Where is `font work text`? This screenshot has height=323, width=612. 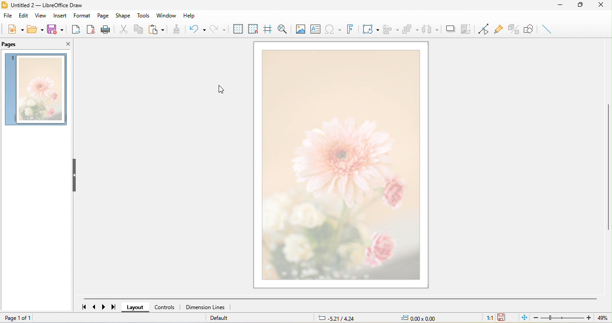
font work text is located at coordinates (349, 29).